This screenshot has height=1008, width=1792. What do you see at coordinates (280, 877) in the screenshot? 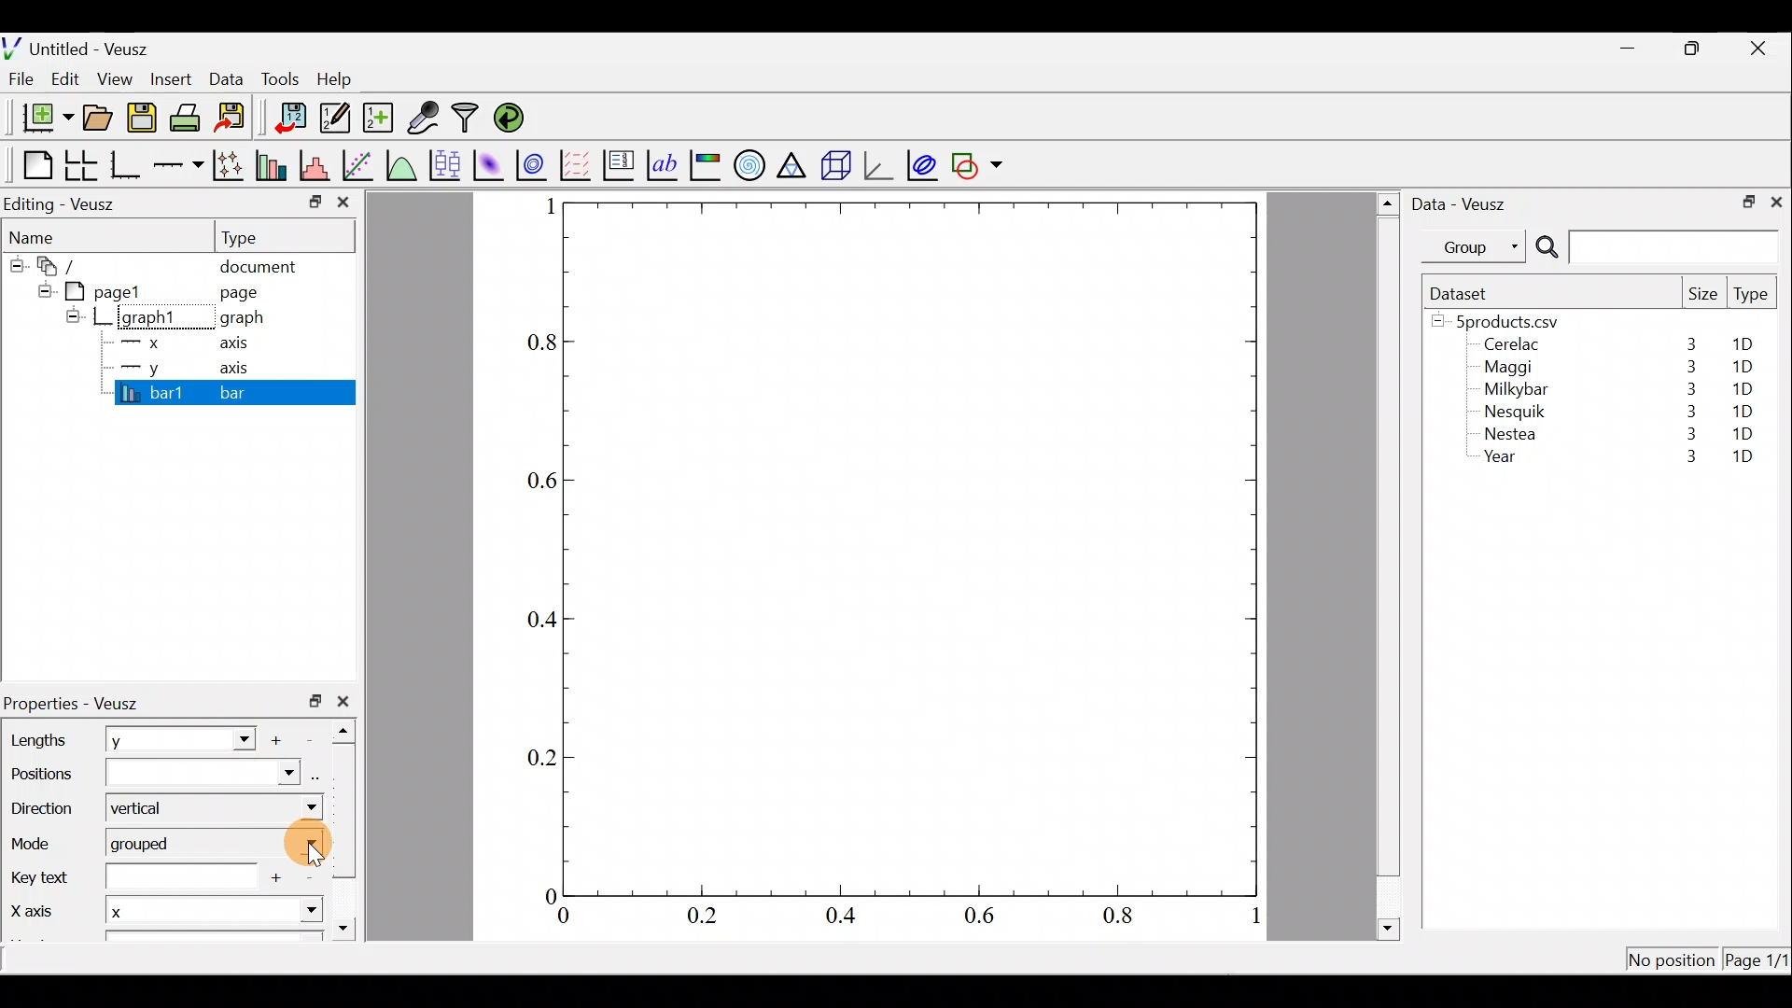
I see `add another item` at bounding box center [280, 877].